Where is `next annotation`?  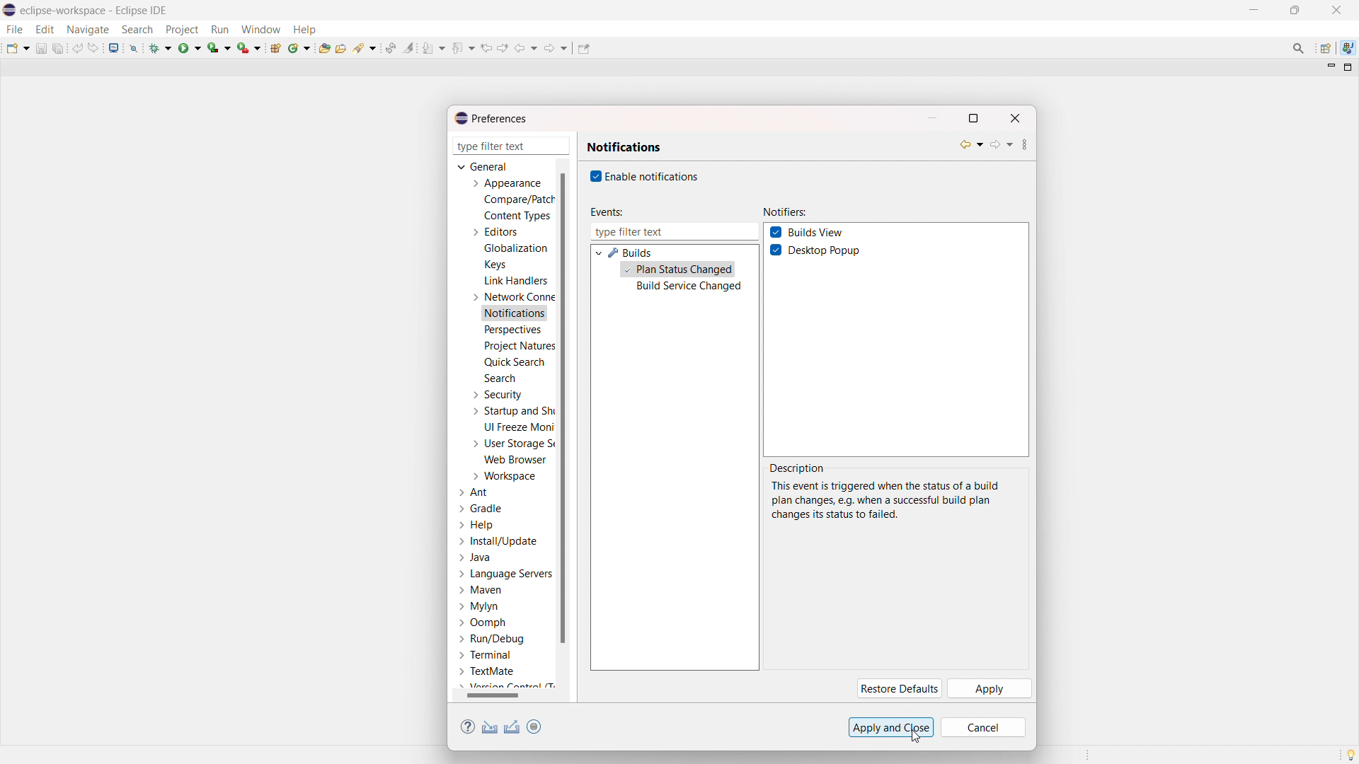
next annotation is located at coordinates (434, 47).